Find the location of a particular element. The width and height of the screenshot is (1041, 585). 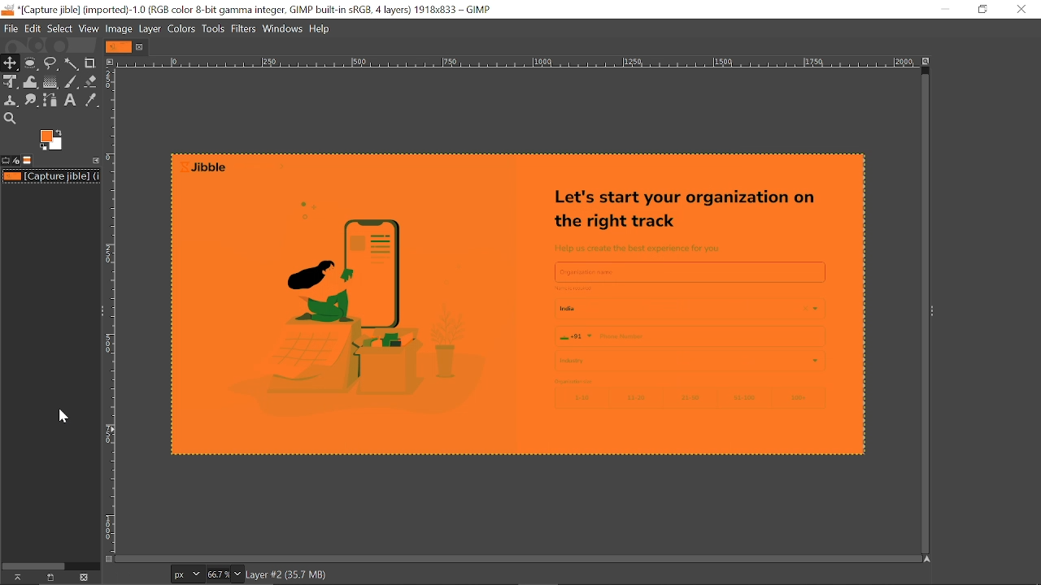

New layer added is located at coordinates (525, 305).